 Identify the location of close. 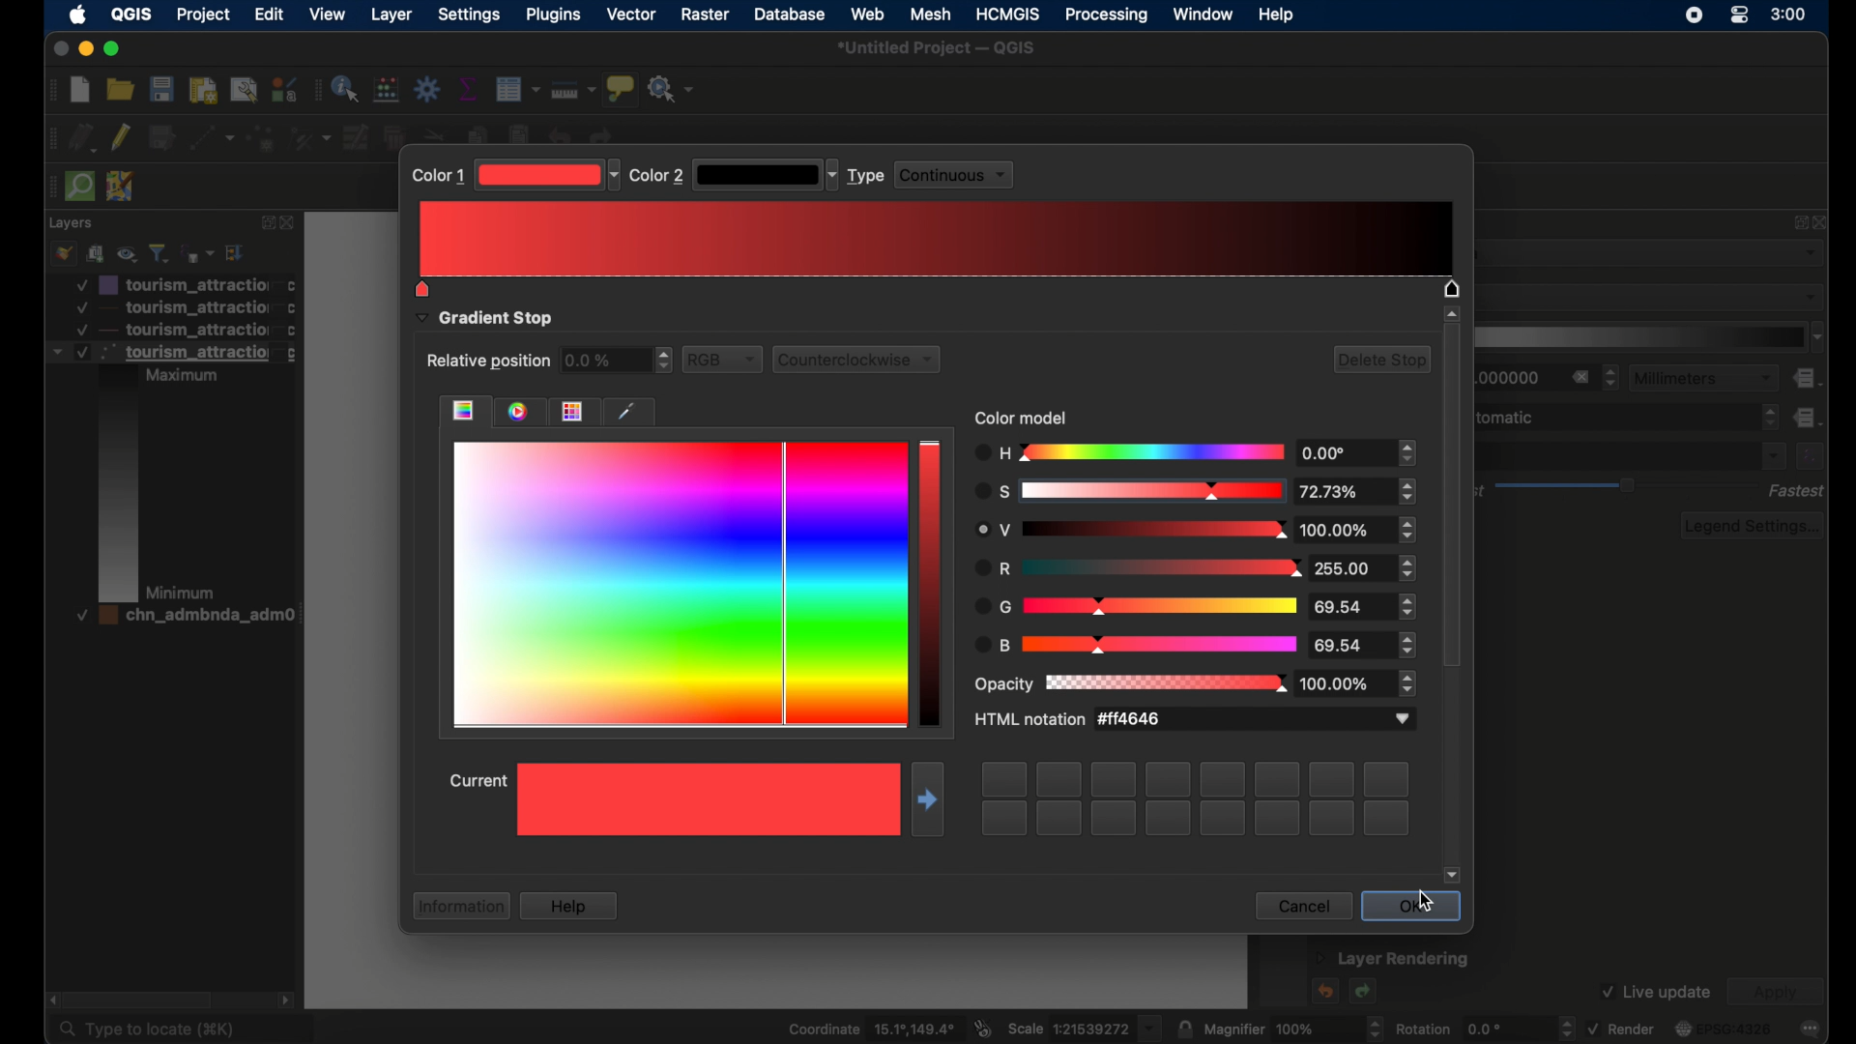
(1823, 222).